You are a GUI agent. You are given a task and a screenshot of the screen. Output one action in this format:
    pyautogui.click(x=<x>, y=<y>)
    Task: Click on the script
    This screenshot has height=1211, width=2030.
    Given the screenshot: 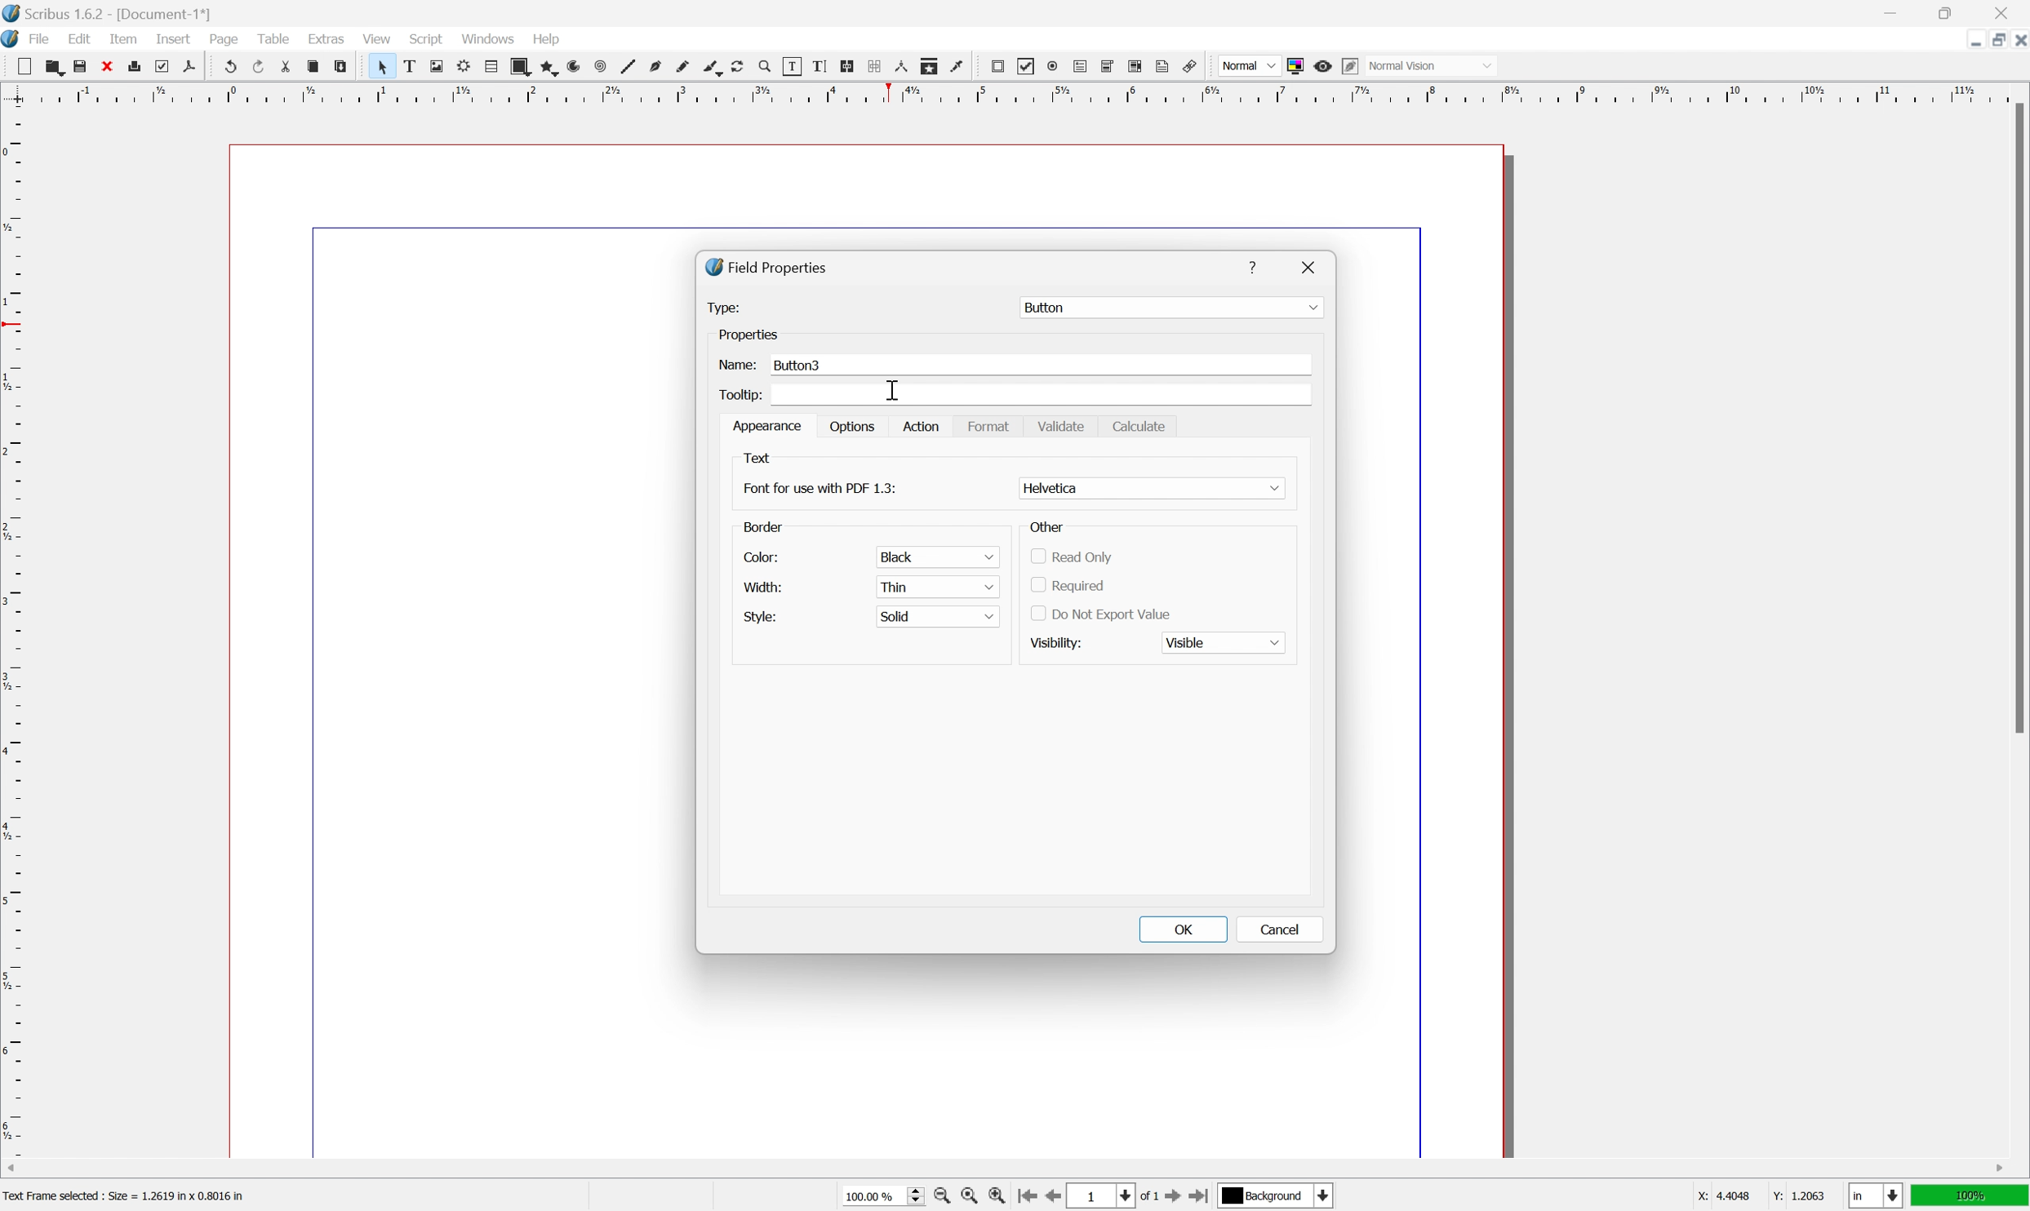 What is the action you would take?
    pyautogui.click(x=428, y=38)
    